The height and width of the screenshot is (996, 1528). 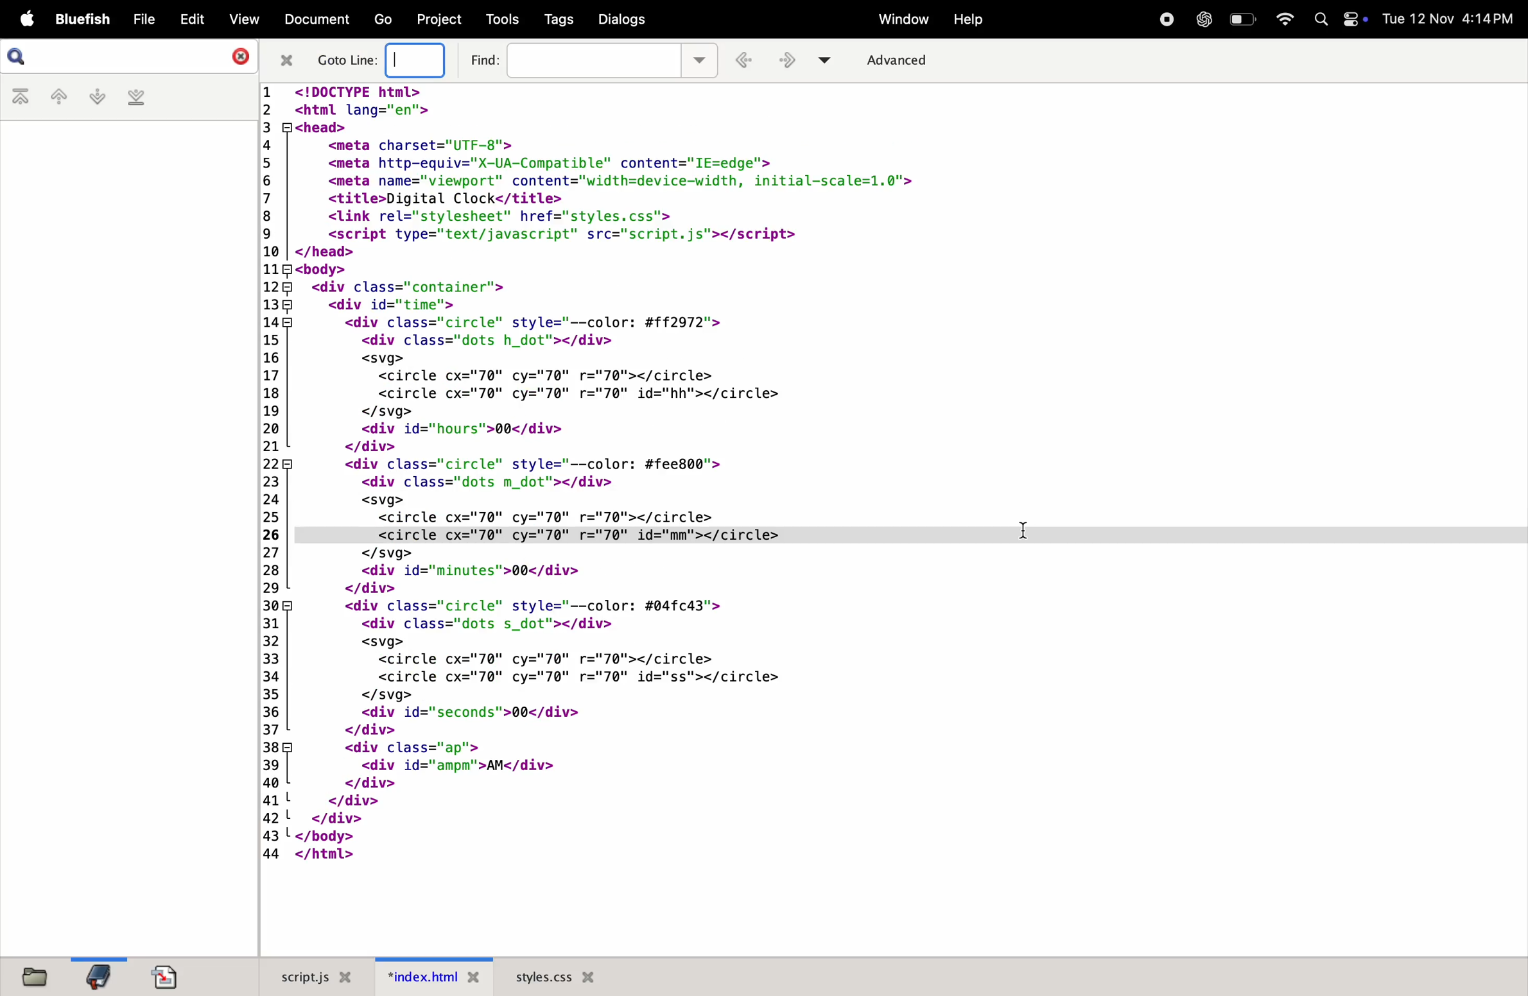 I want to click on Spotlight, so click(x=1321, y=19).